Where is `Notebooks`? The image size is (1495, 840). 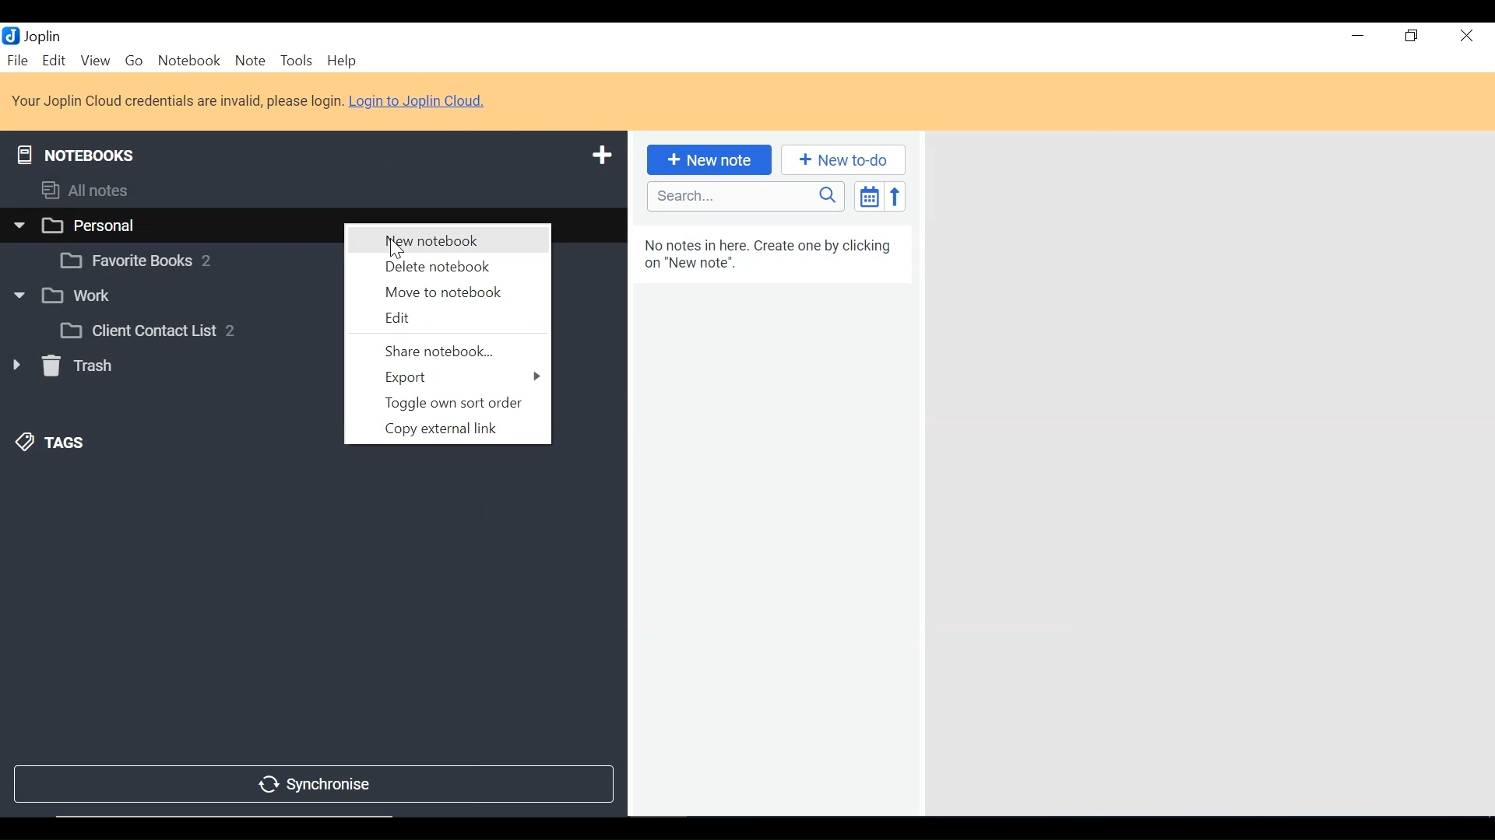 Notebooks is located at coordinates (76, 152).